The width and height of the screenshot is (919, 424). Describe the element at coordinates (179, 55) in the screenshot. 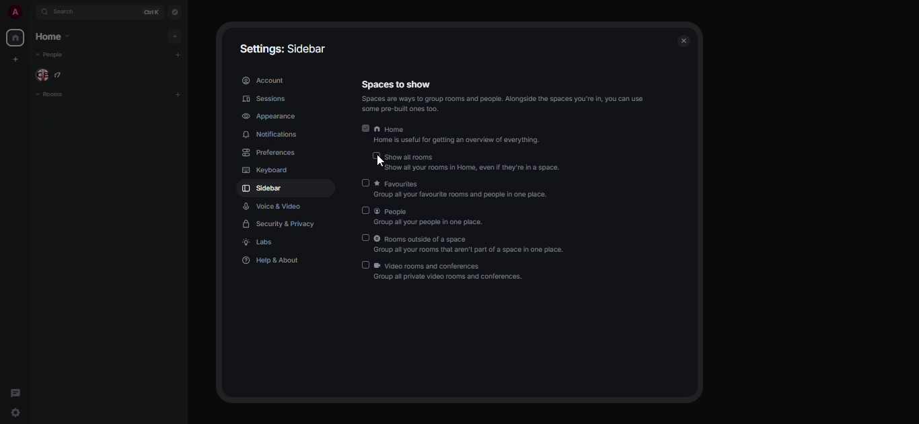

I see `add` at that location.